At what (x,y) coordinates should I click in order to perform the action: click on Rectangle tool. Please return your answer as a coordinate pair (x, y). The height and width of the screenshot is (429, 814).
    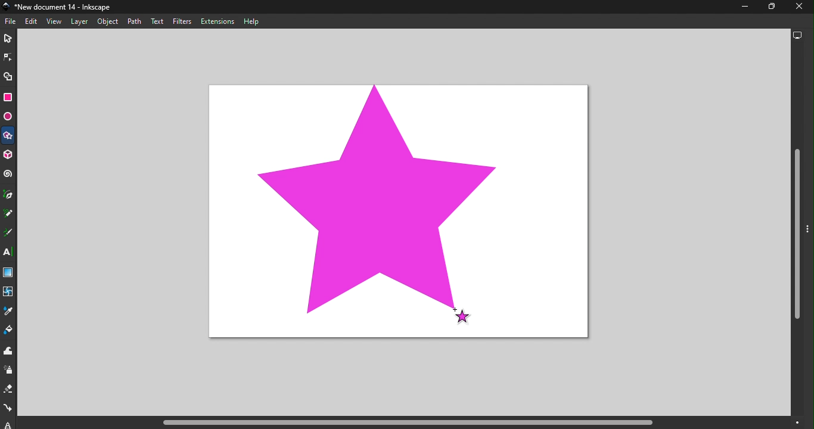
    Looking at the image, I should click on (8, 98).